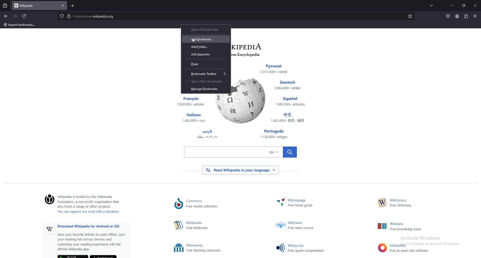 The image size is (481, 258). What do you see at coordinates (190, 102) in the screenshot?
I see `` at bounding box center [190, 102].